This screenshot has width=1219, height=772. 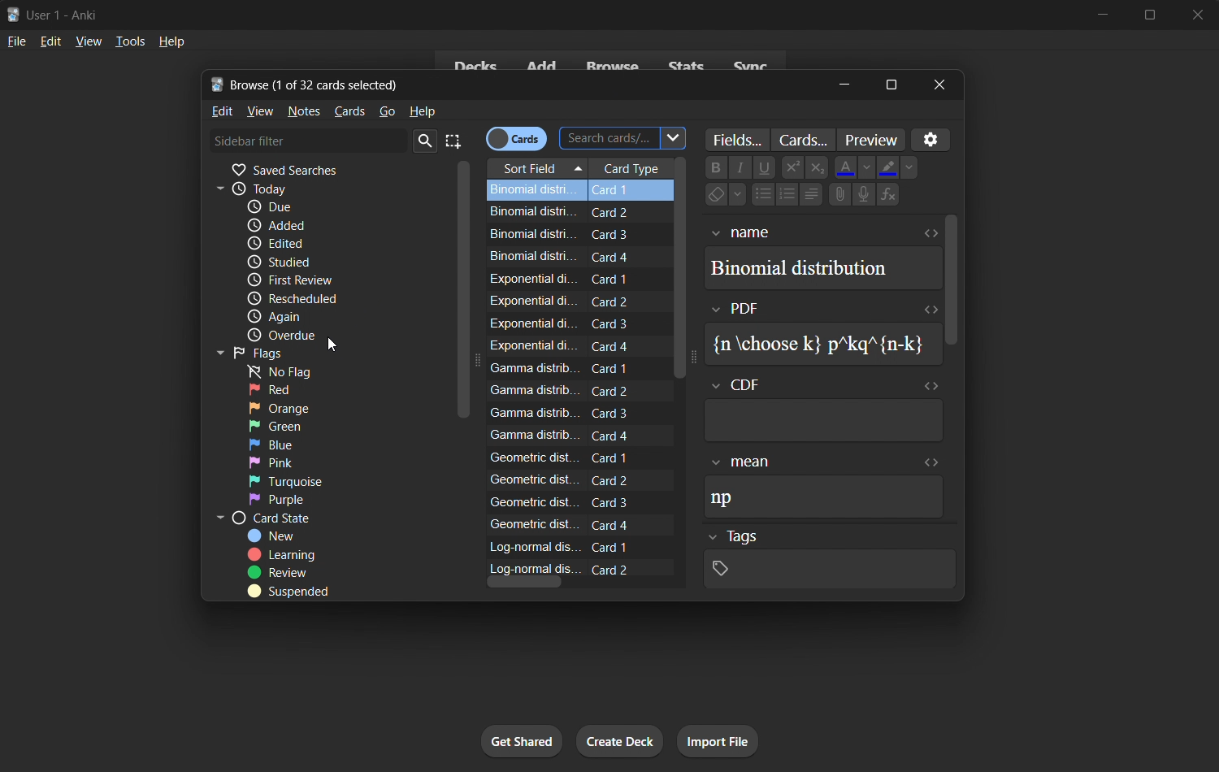 What do you see at coordinates (751, 63) in the screenshot?
I see `sync` at bounding box center [751, 63].